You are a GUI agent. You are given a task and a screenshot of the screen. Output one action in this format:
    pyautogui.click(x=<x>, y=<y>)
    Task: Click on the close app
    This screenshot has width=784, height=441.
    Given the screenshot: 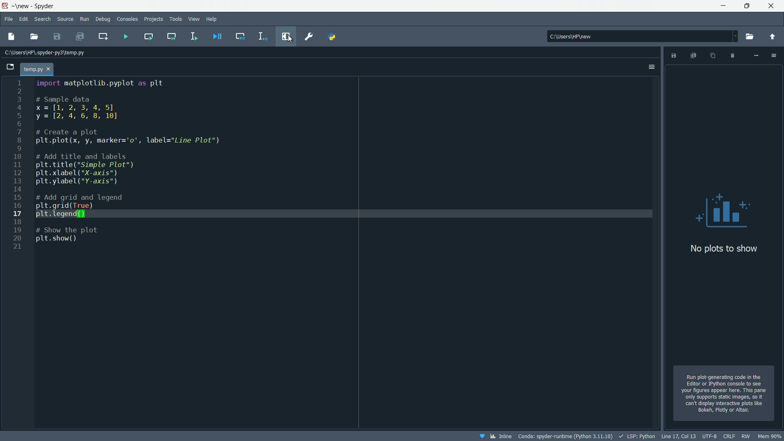 What is the action you would take?
    pyautogui.click(x=774, y=6)
    